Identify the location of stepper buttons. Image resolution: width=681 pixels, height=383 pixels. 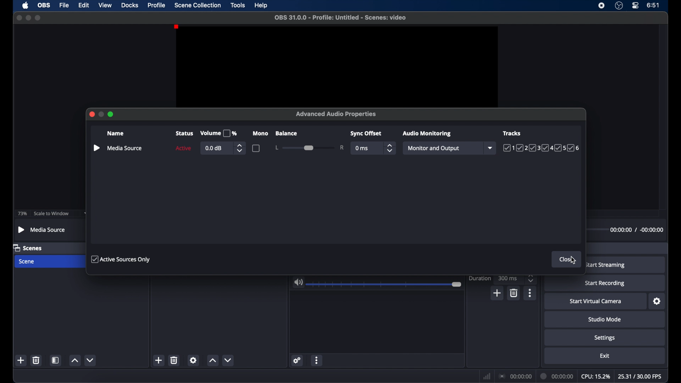
(390, 148).